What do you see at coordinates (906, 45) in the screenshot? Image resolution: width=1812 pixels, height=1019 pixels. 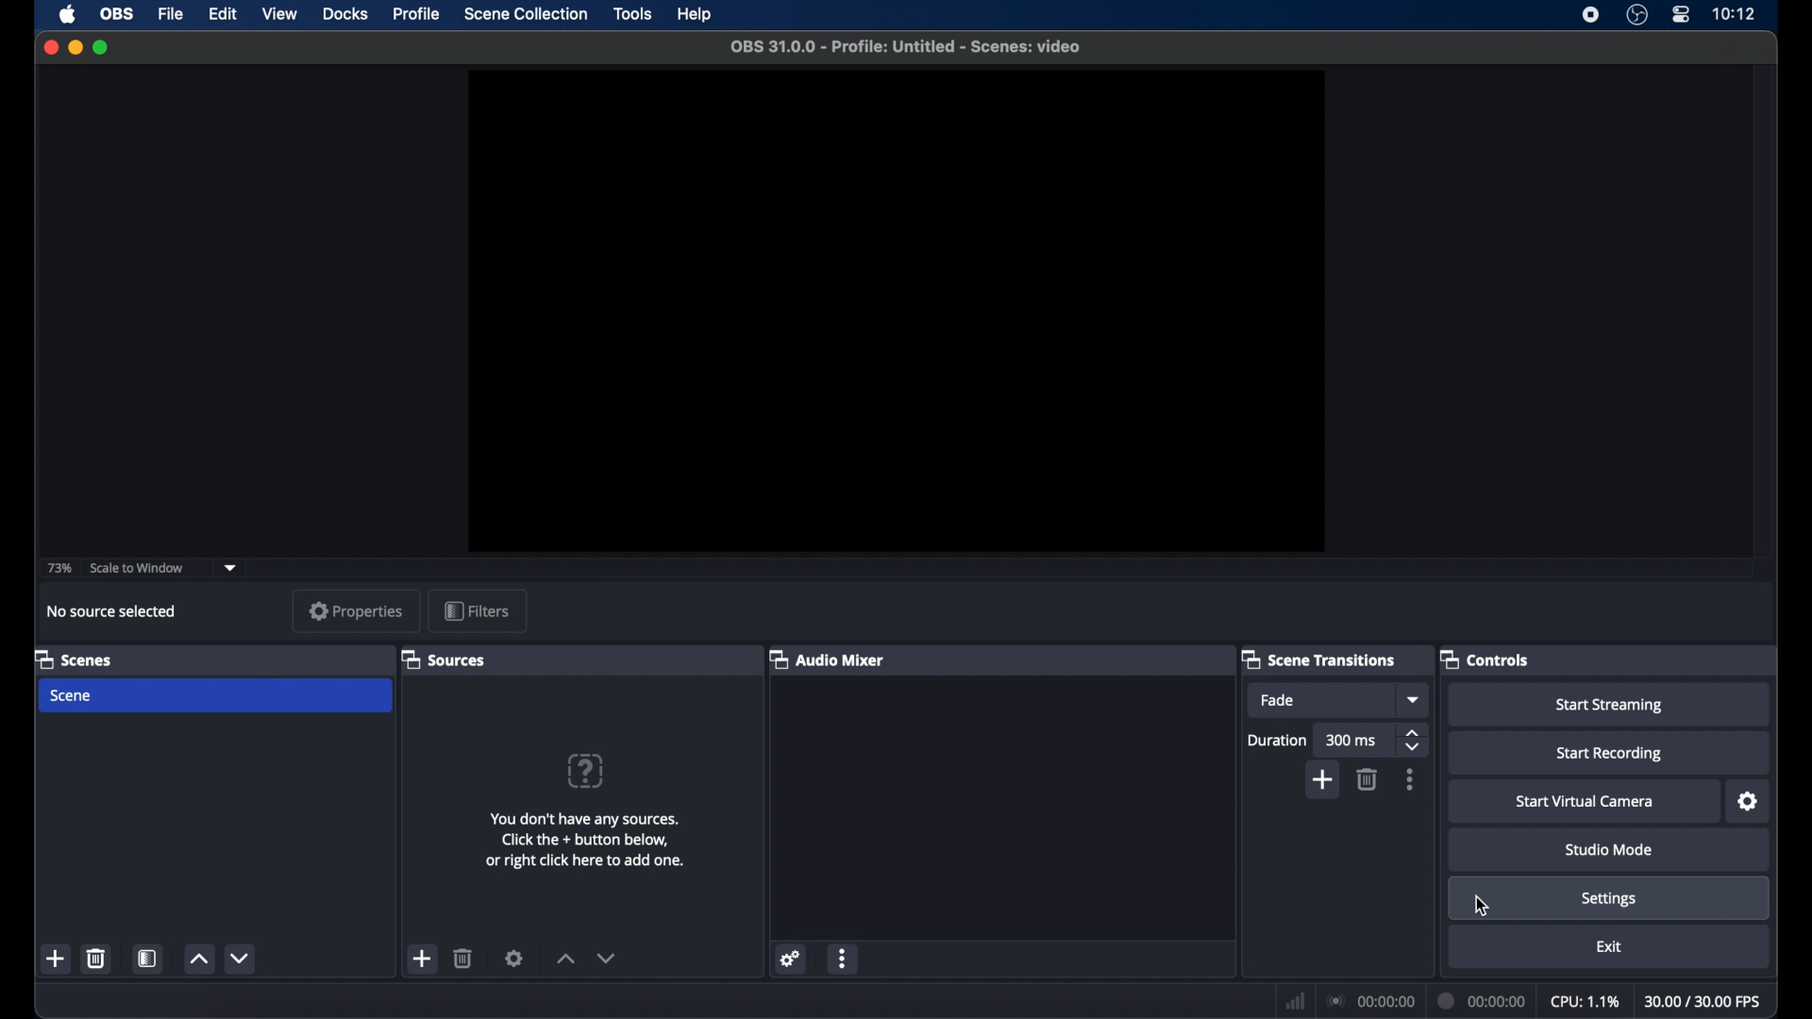 I see `OBS 31.0.0 - Profile: Untitled - Scenes: video` at bounding box center [906, 45].